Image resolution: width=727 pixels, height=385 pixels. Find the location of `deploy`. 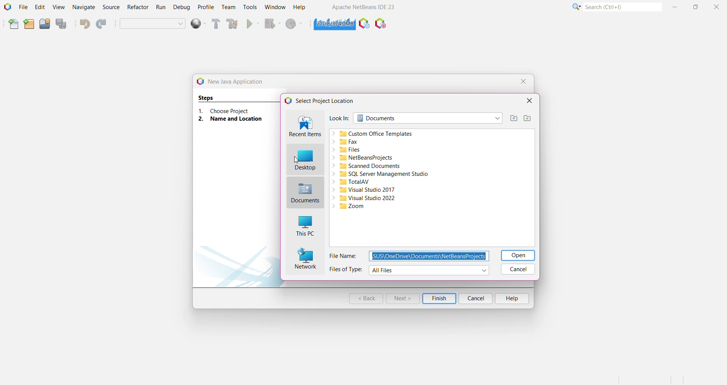

deploy is located at coordinates (197, 24).